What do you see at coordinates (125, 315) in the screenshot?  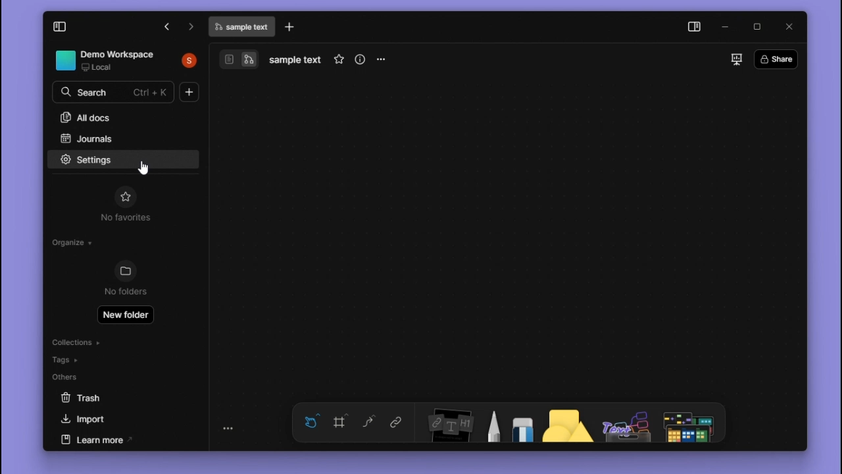 I see `new folder` at bounding box center [125, 315].